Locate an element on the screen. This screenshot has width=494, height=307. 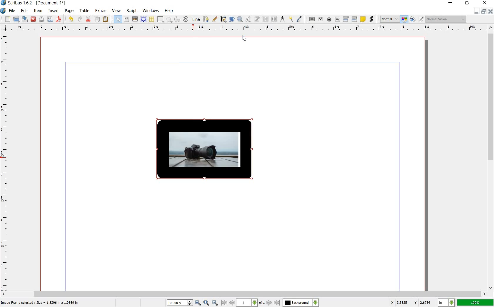
minimize is located at coordinates (476, 11).